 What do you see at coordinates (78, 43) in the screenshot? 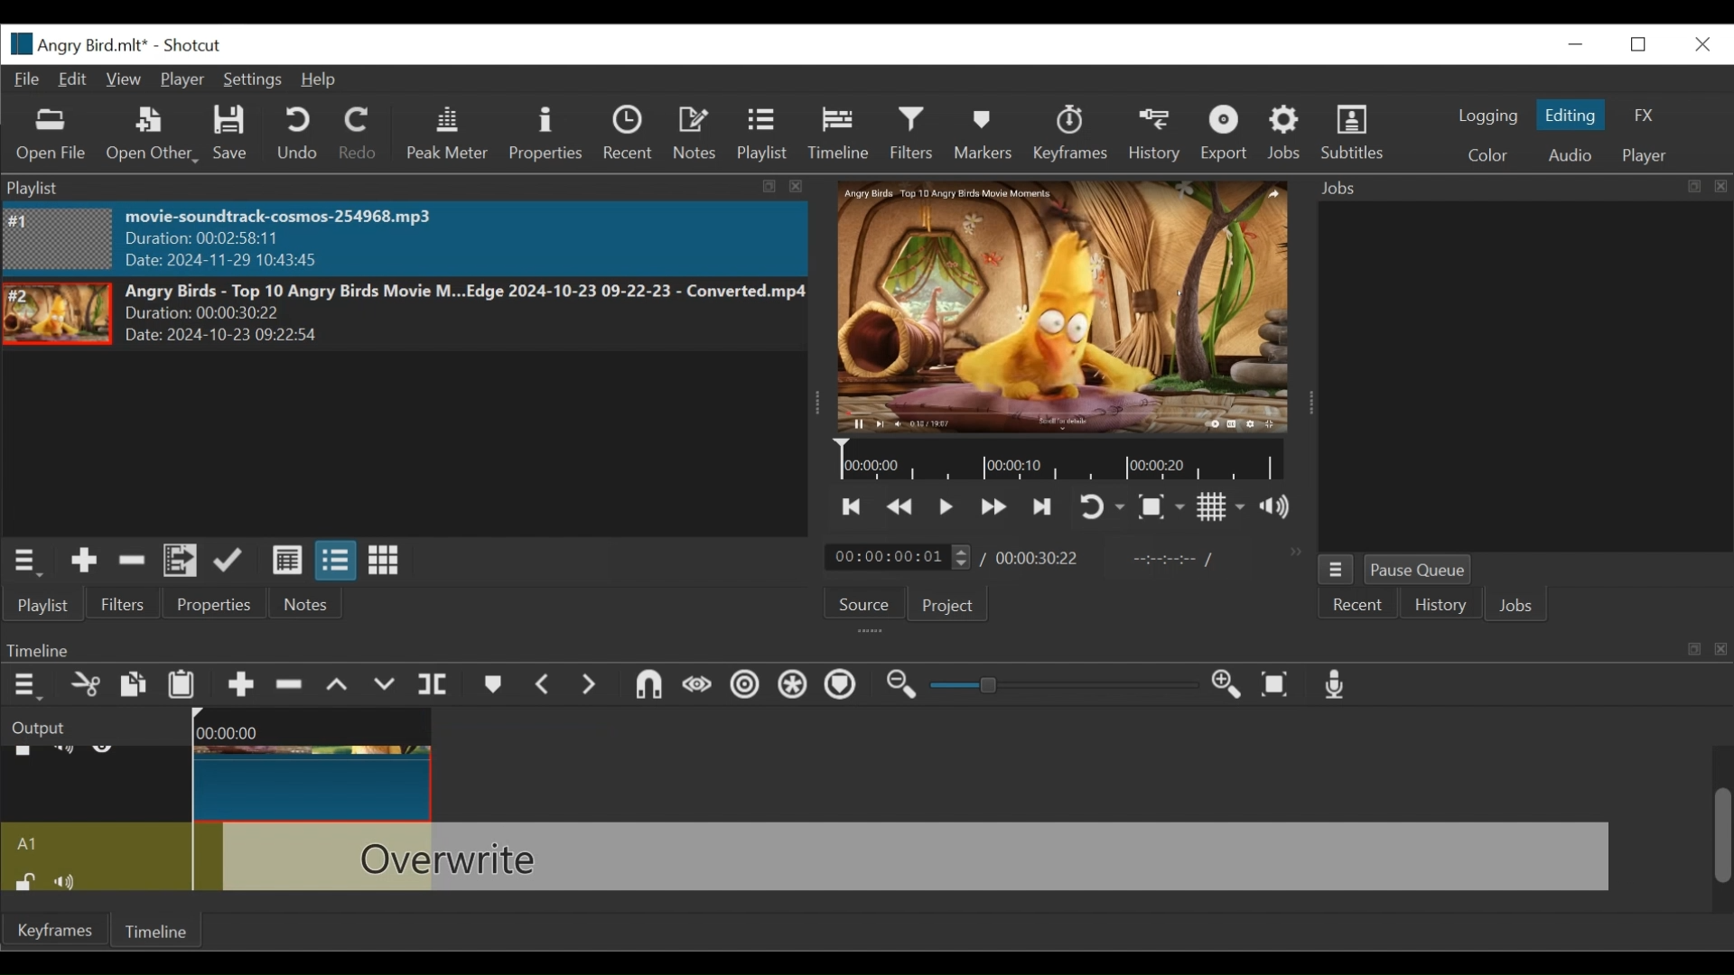
I see `File Name` at bounding box center [78, 43].